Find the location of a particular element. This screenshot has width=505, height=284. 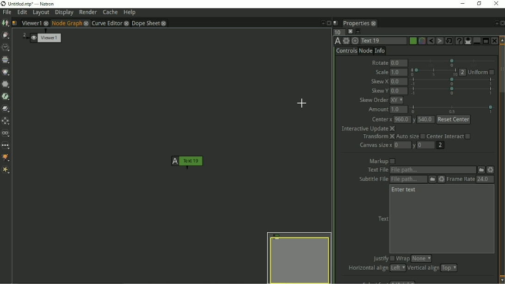

Viewer1 is located at coordinates (32, 22).